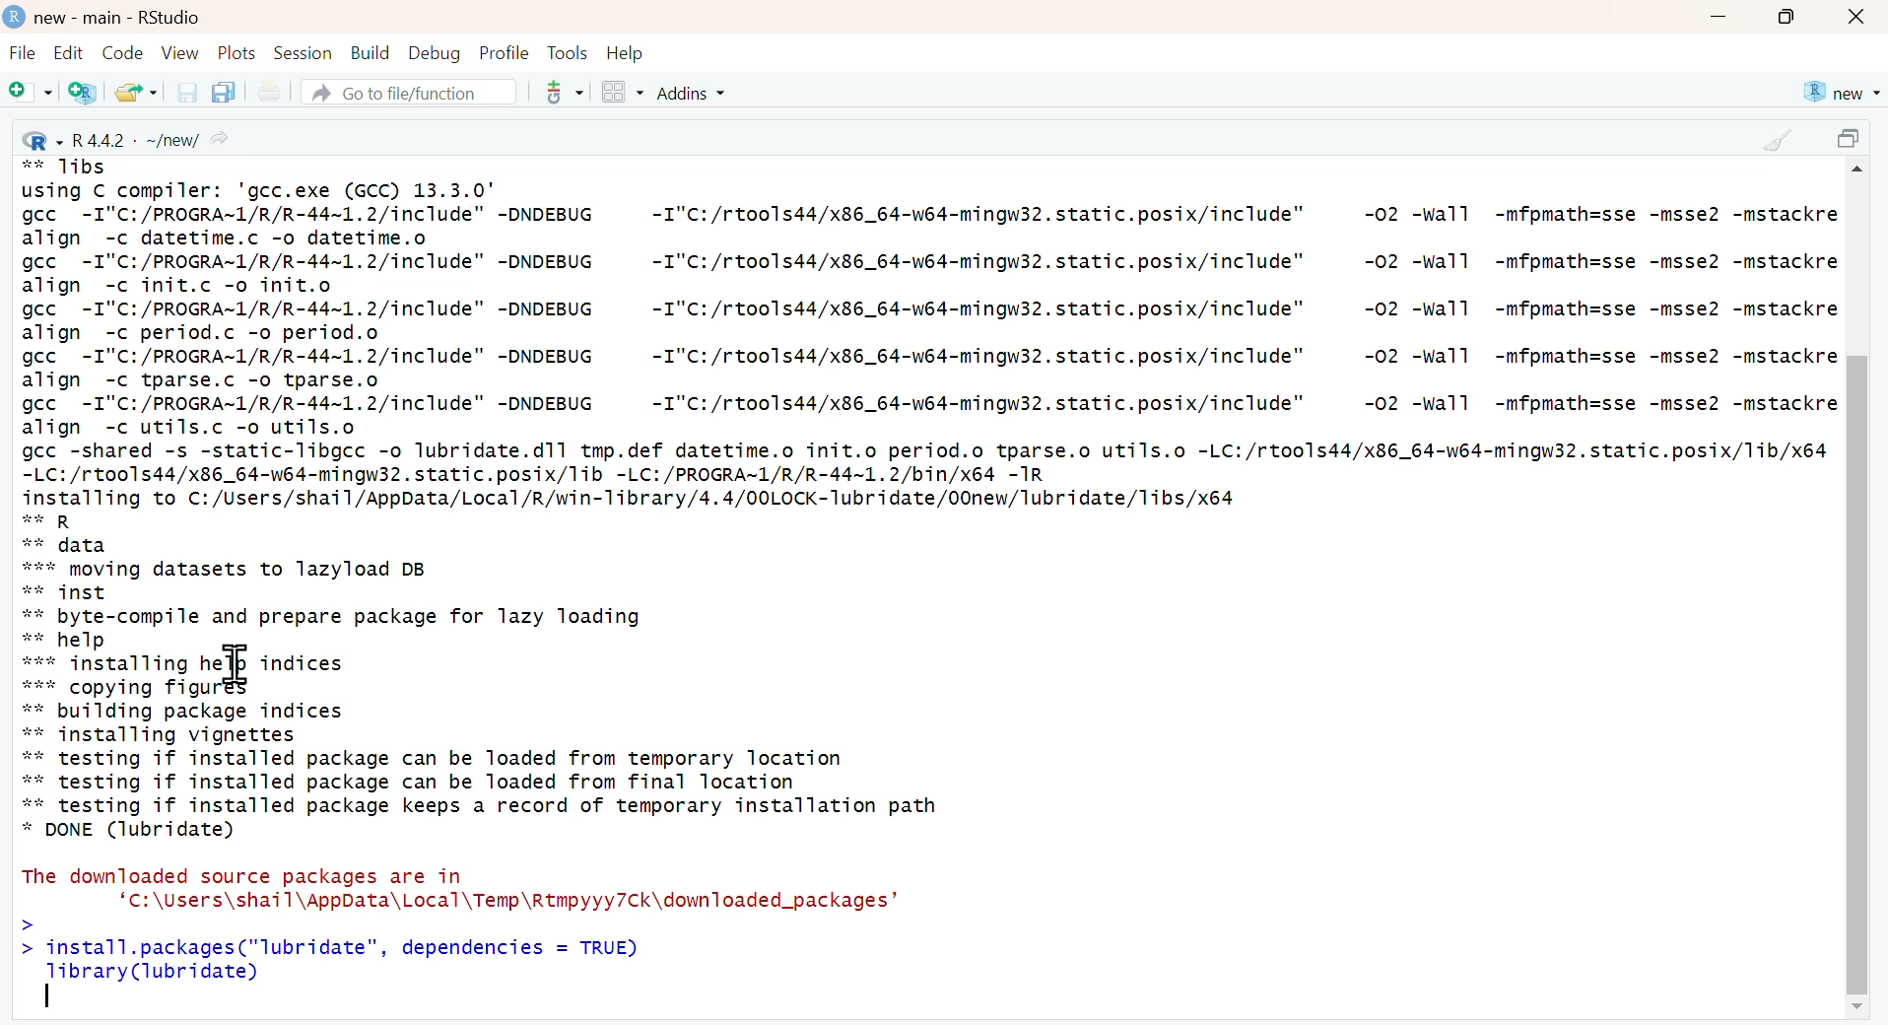  What do you see at coordinates (1858, 18) in the screenshot?
I see `close` at bounding box center [1858, 18].